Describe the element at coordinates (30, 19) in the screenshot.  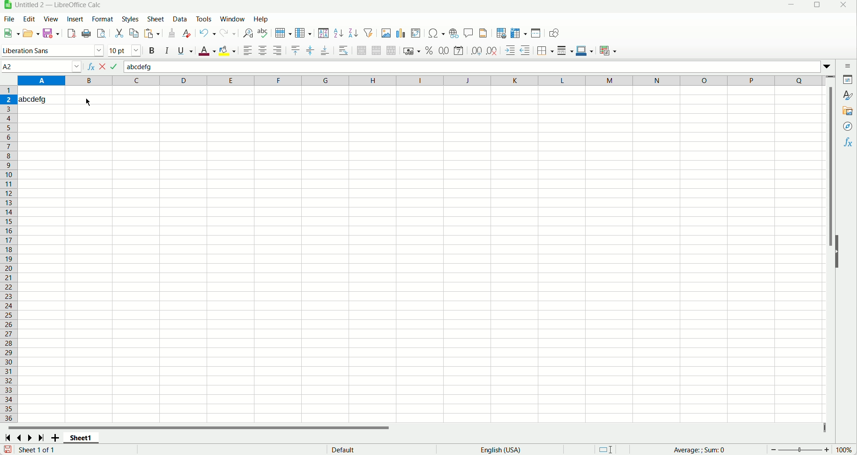
I see `edit` at that location.